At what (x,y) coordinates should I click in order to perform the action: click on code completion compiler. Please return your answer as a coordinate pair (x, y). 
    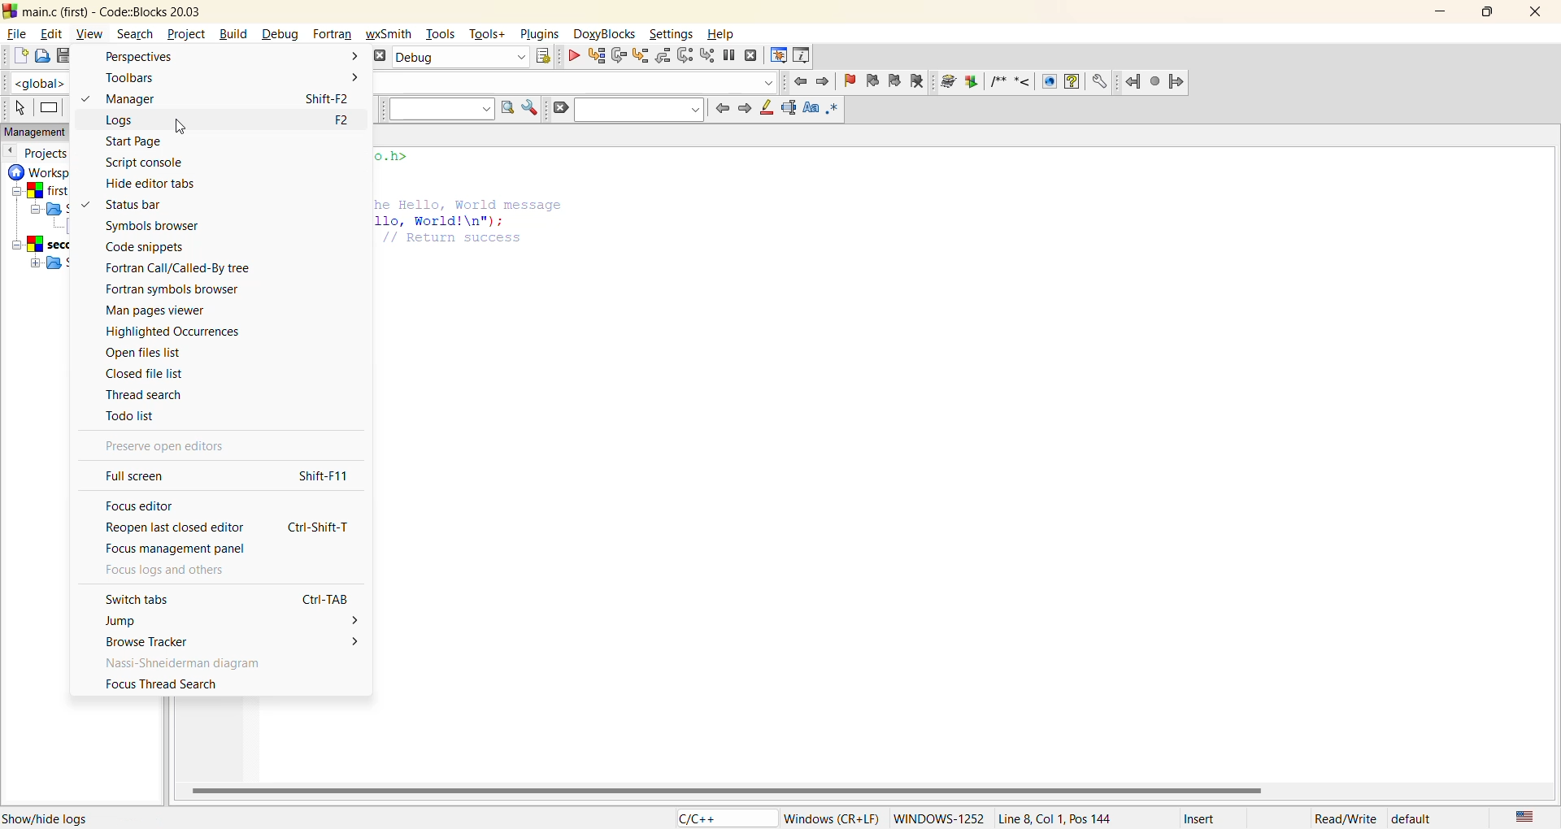
    Looking at the image, I should click on (583, 81).